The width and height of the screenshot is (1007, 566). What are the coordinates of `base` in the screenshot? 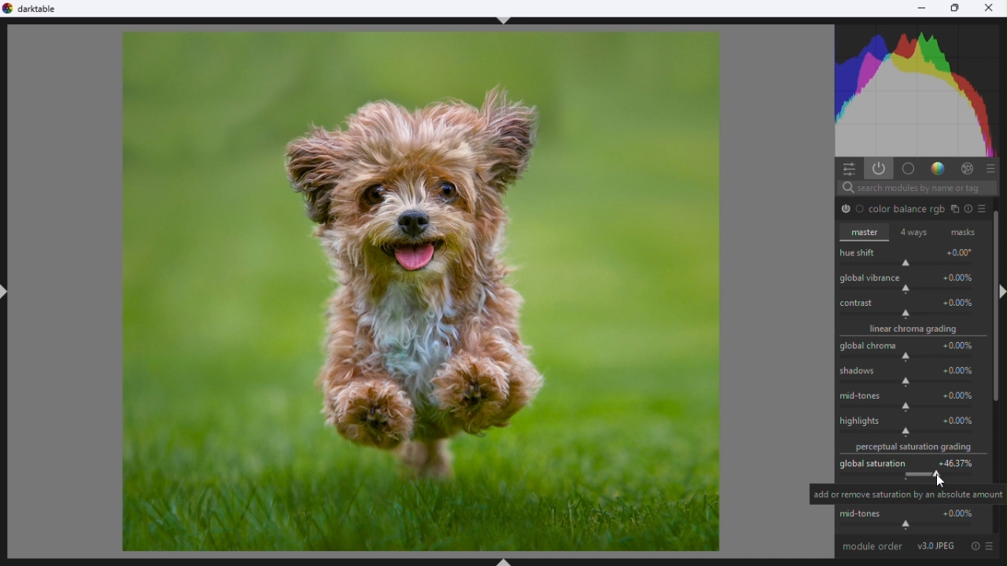 It's located at (909, 169).